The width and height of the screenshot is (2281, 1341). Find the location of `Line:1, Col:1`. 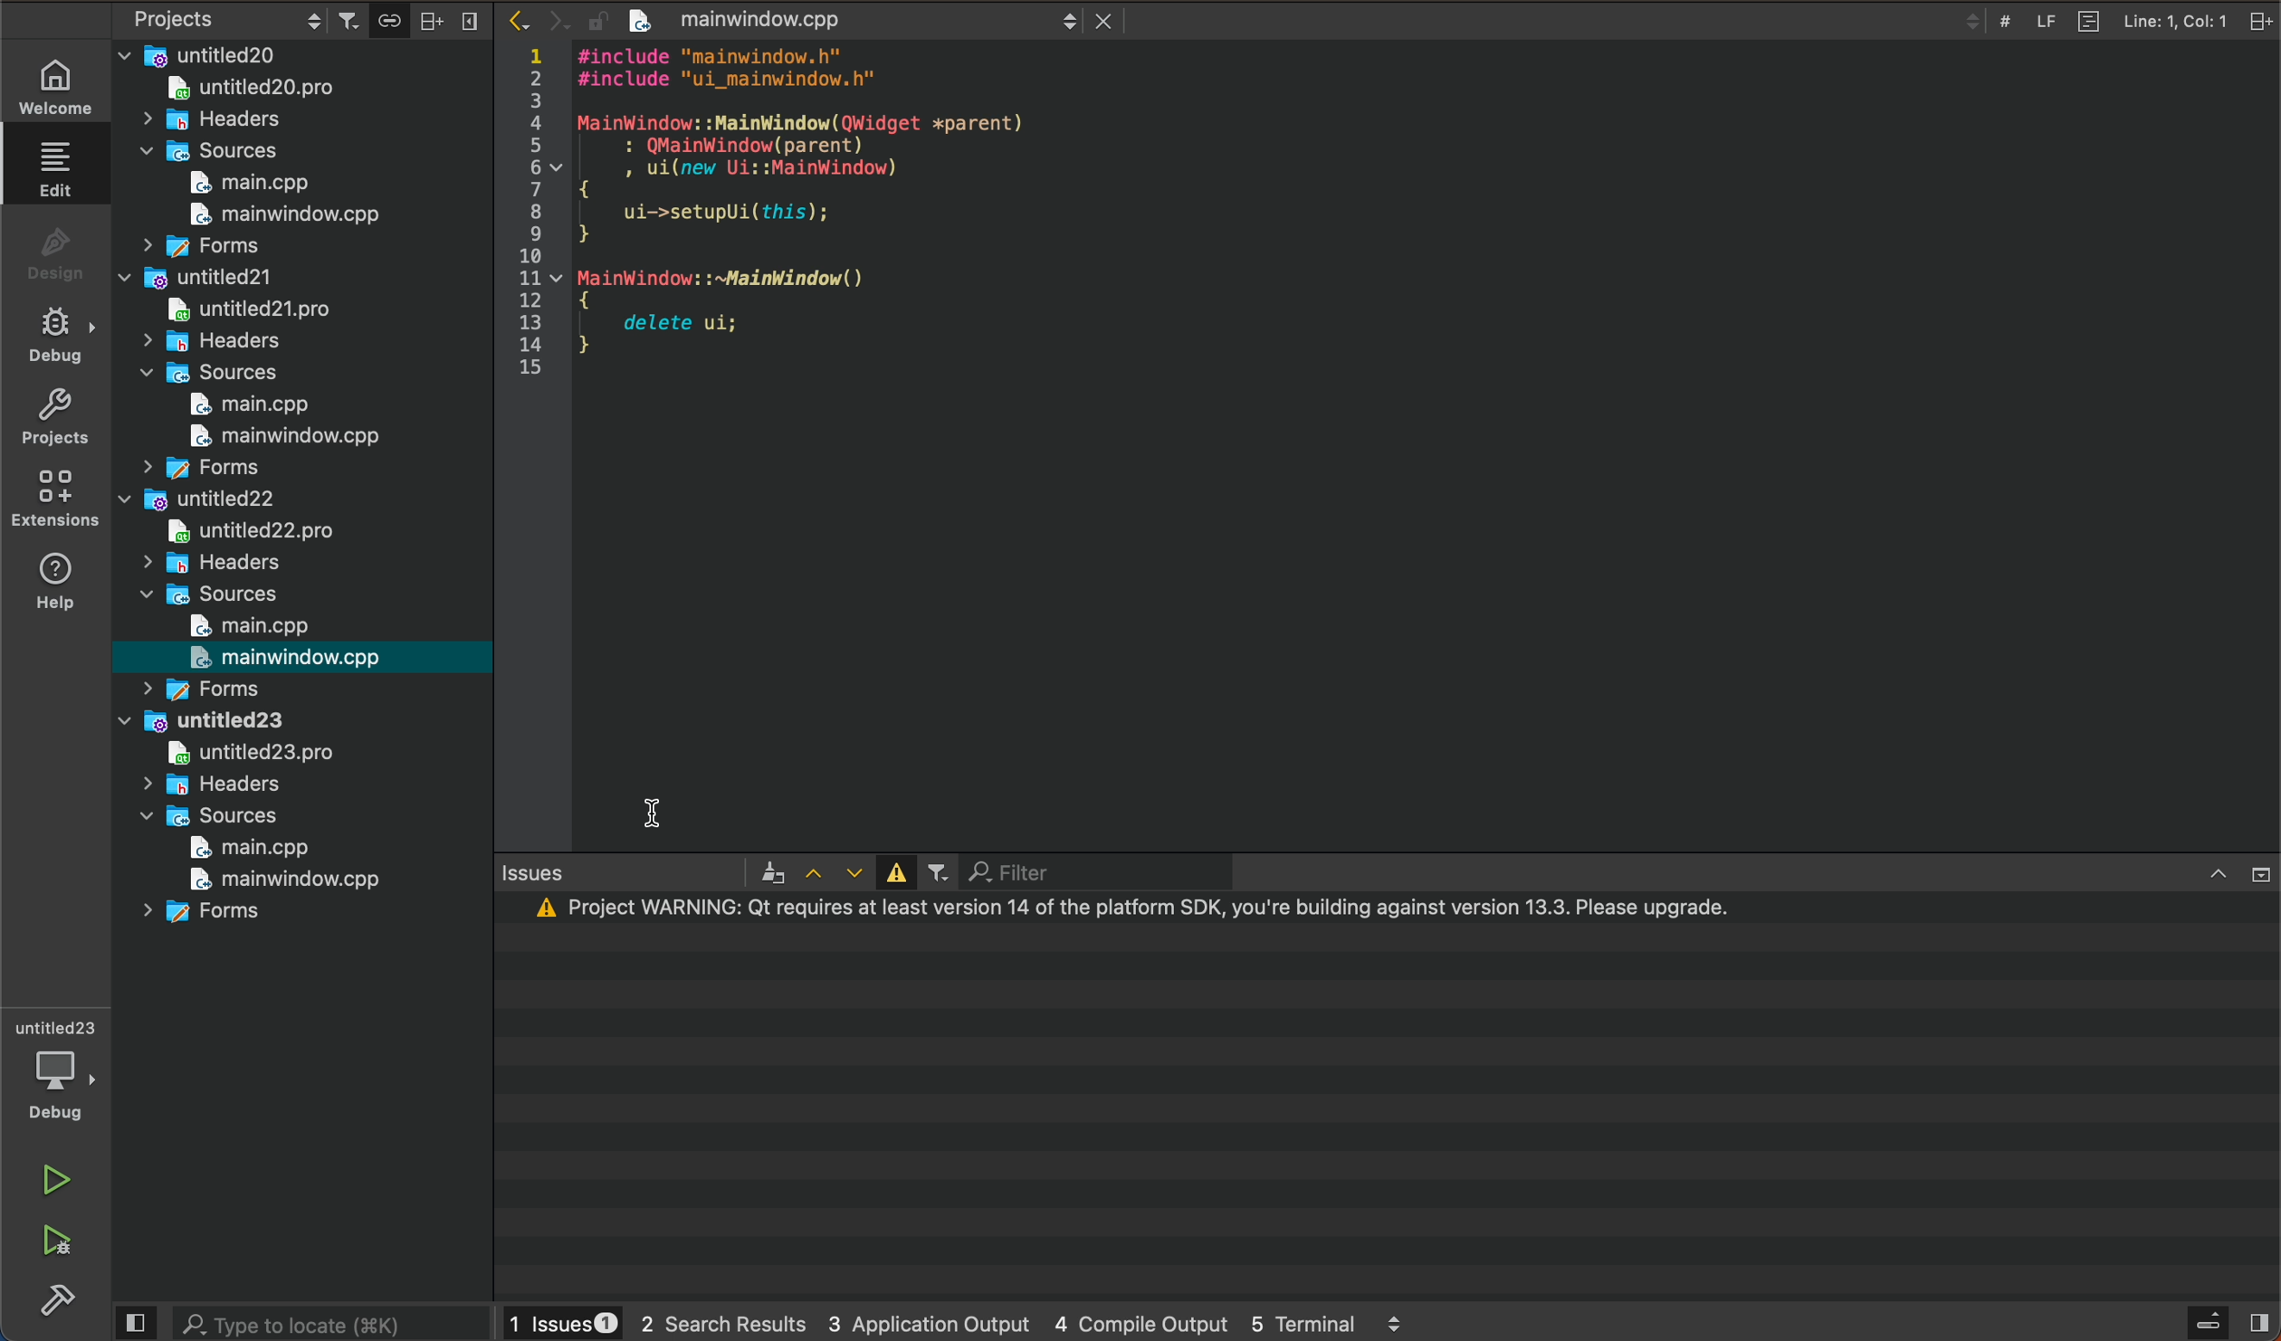

Line:1, Col:1 is located at coordinates (2174, 23).